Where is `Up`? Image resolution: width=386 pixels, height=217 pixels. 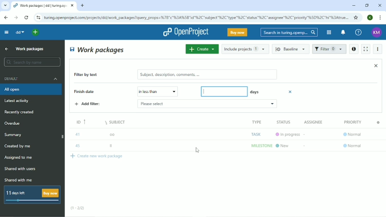
Up is located at coordinates (6, 49).